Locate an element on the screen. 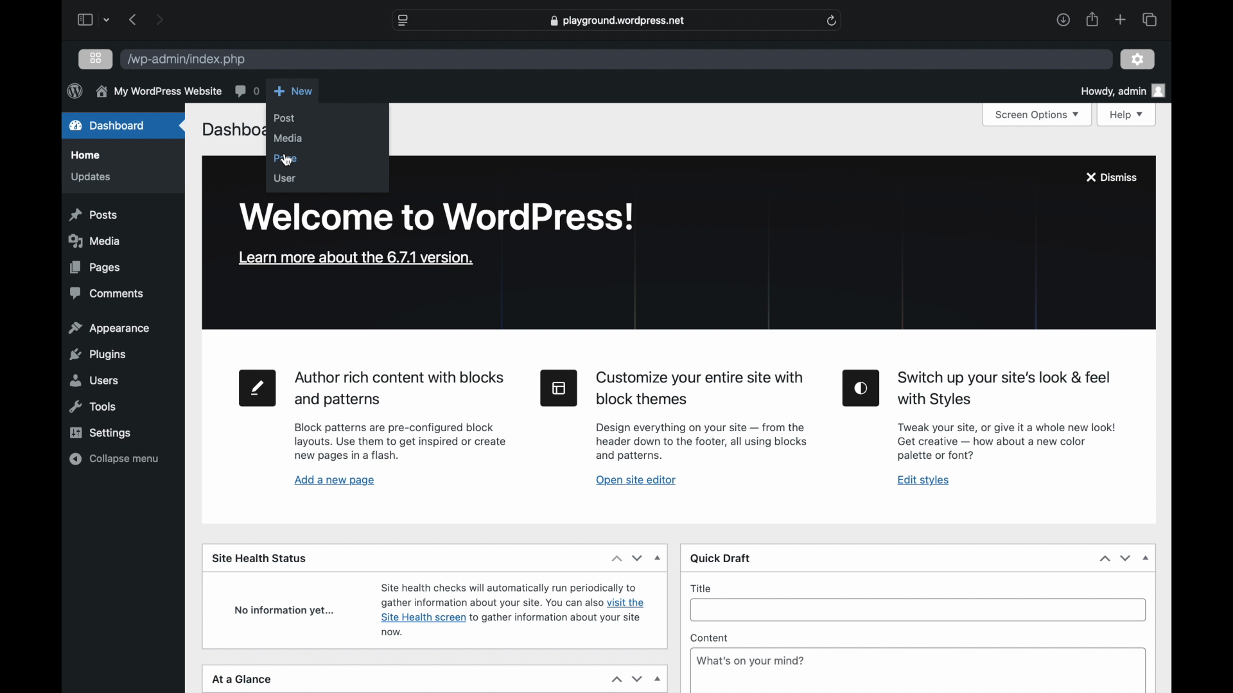 The width and height of the screenshot is (1233, 693). plugins is located at coordinates (99, 355).